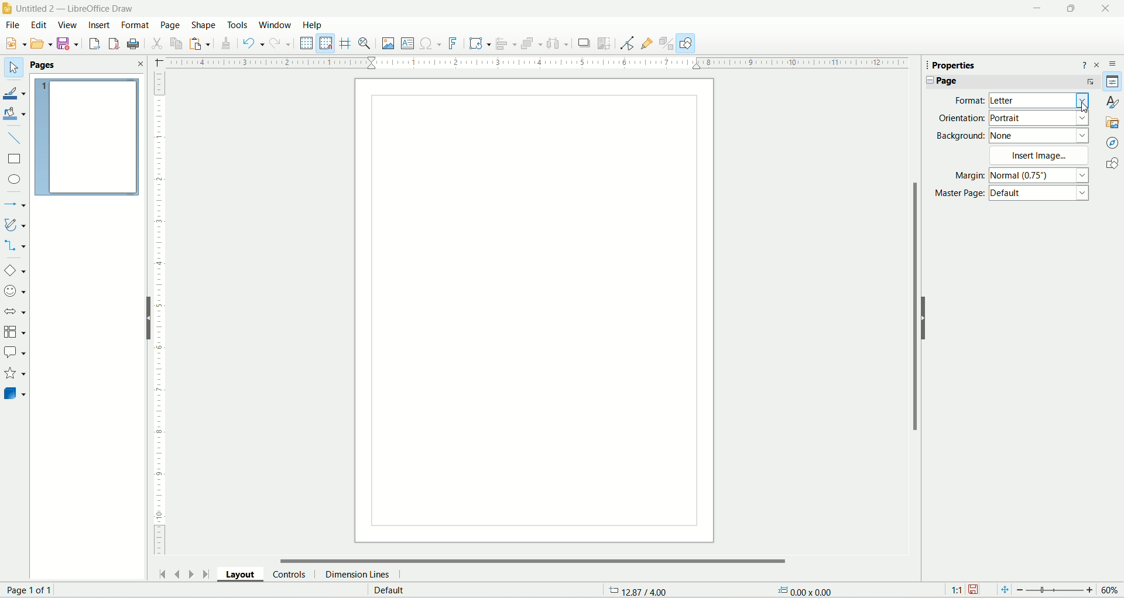  I want to click on snap to grid, so click(326, 43).